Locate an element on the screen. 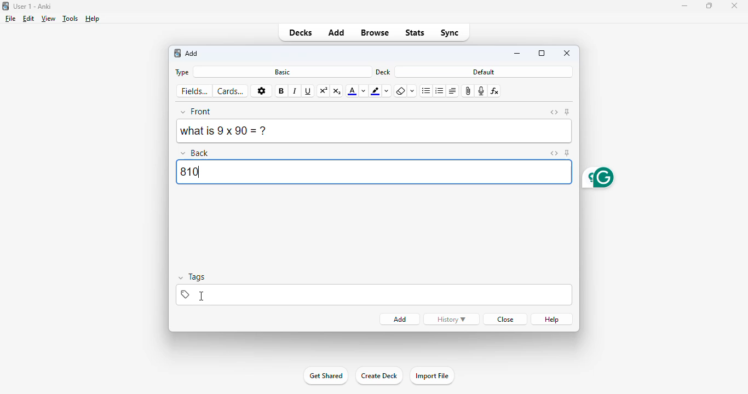  get started is located at coordinates (326, 375).